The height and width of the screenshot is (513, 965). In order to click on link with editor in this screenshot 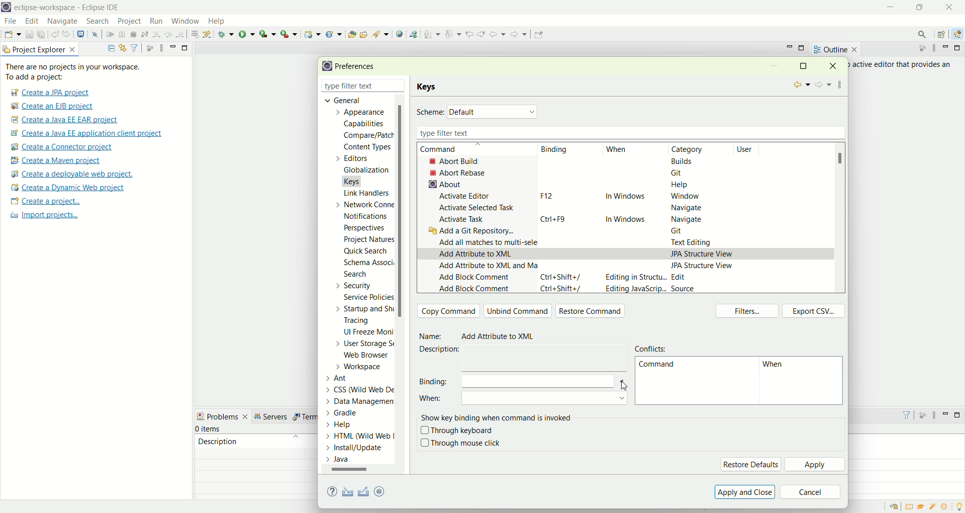, I will do `click(123, 48)`.